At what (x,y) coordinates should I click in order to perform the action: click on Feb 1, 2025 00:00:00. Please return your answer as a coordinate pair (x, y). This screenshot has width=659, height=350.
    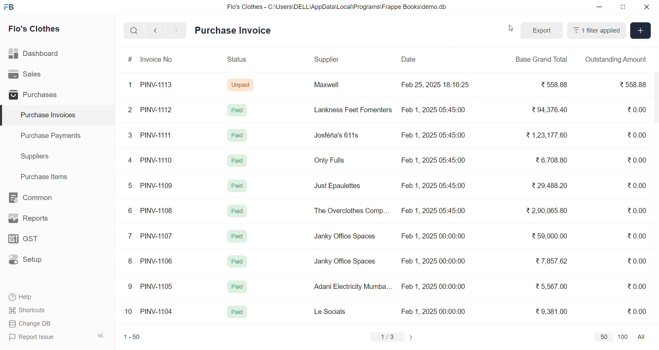
    Looking at the image, I should click on (433, 237).